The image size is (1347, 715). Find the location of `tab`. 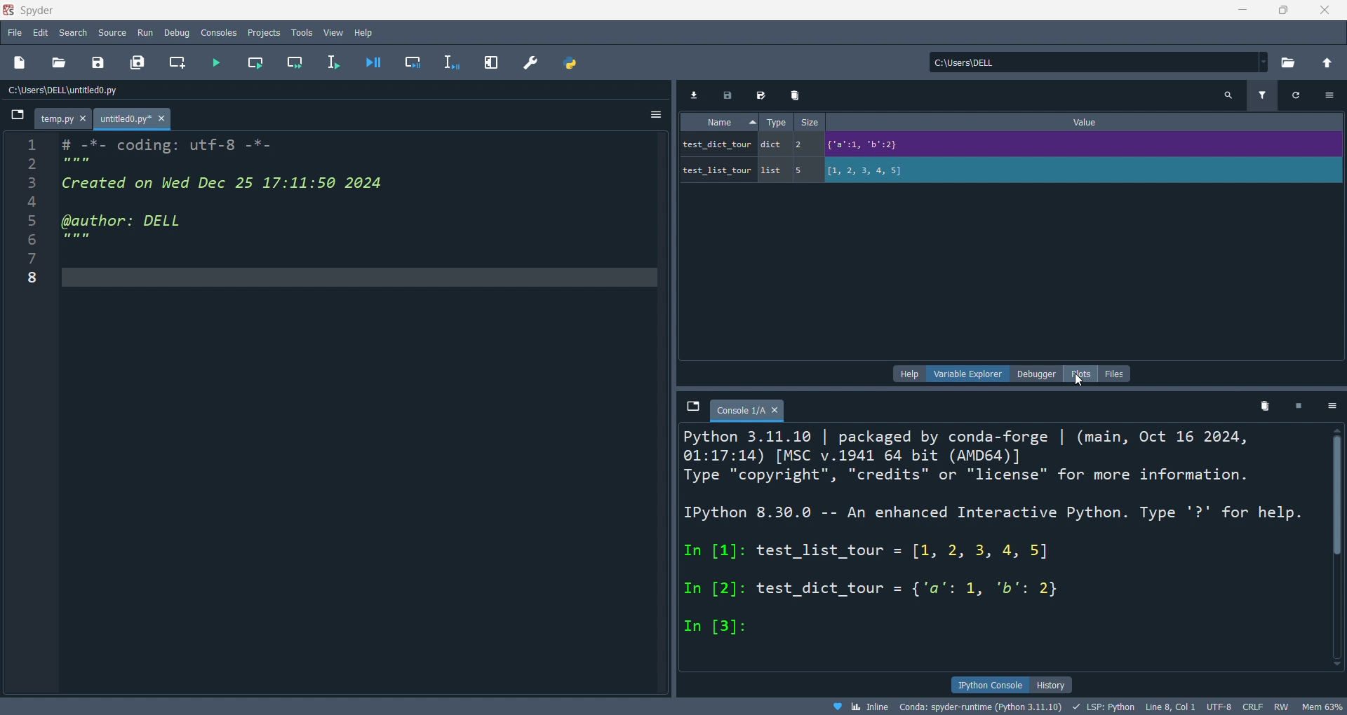

tab is located at coordinates (65, 118).